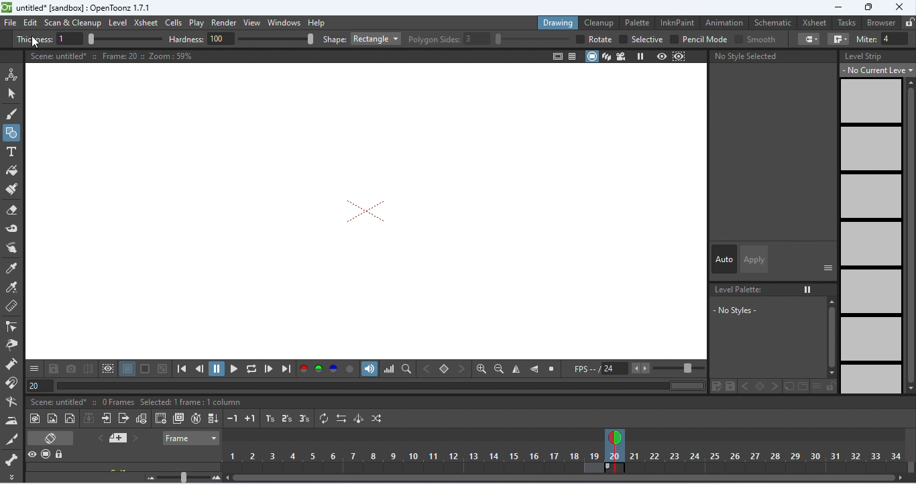 The image size is (916, 484). What do you see at coordinates (909, 21) in the screenshot?
I see `lock rooms tab` at bounding box center [909, 21].